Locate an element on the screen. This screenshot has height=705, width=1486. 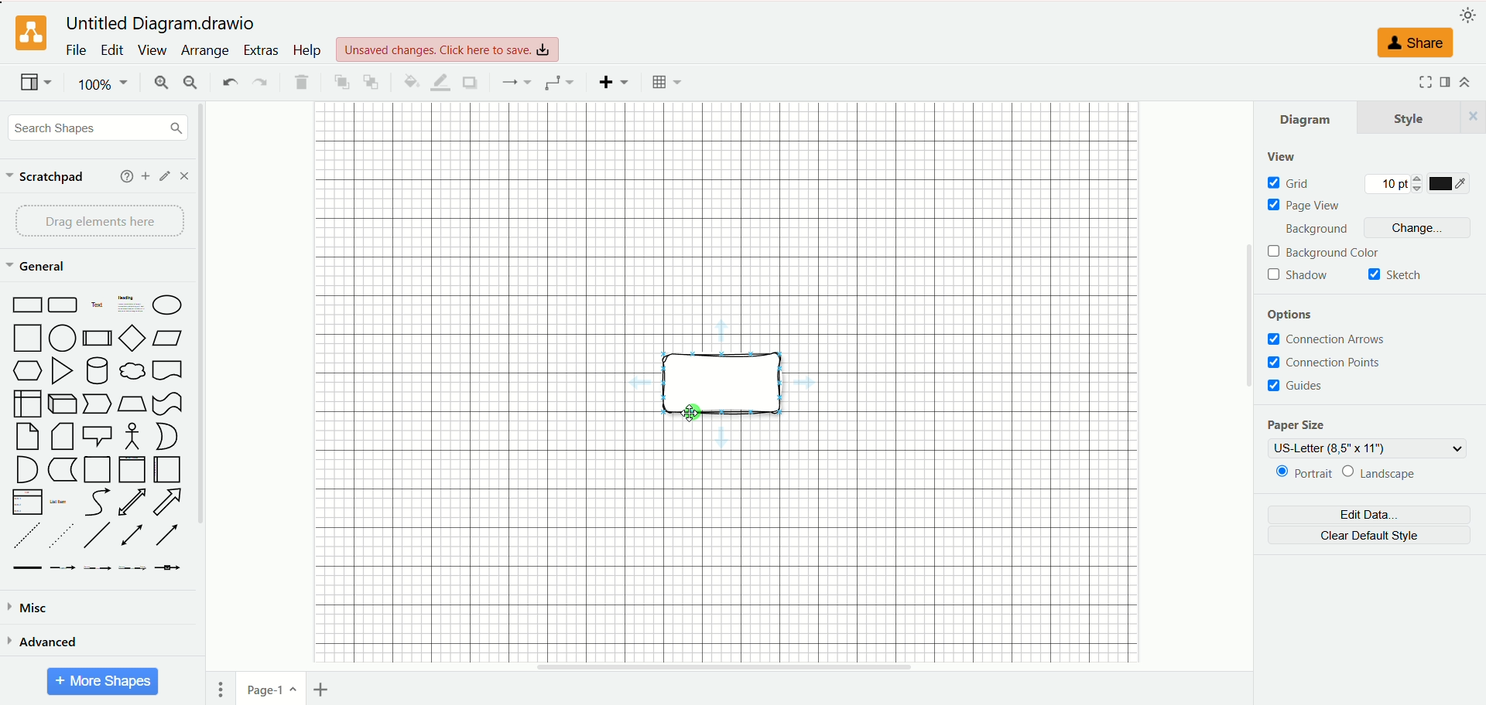
more shapes is located at coordinates (103, 682).